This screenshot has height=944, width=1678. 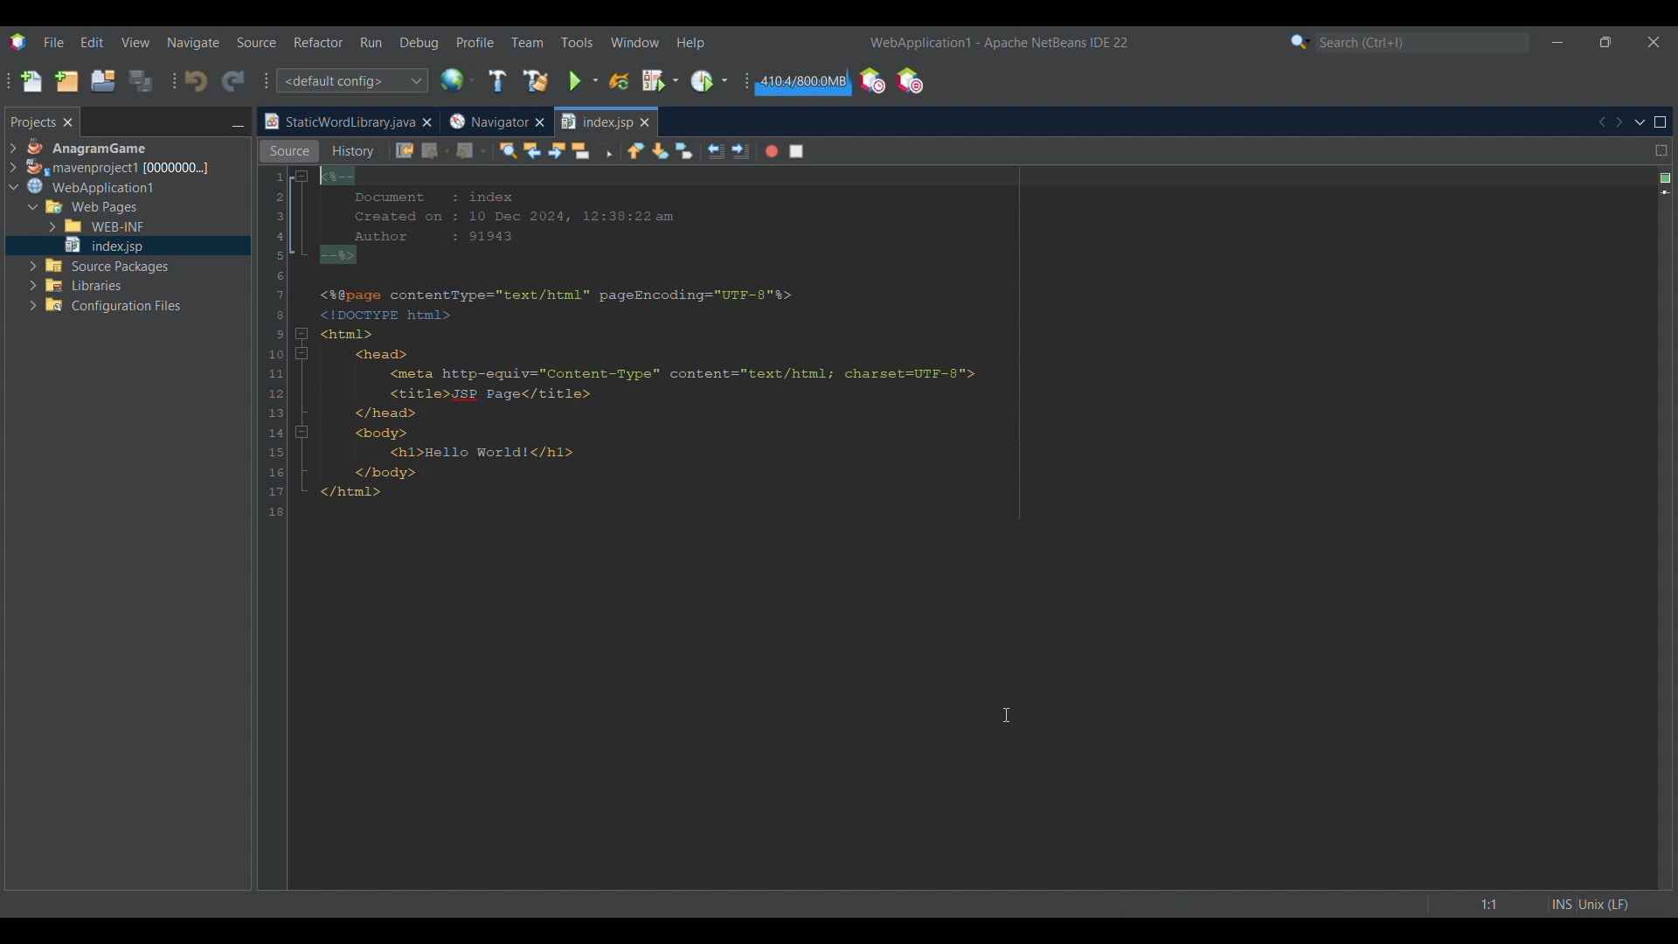 What do you see at coordinates (233, 80) in the screenshot?
I see `Redo` at bounding box center [233, 80].